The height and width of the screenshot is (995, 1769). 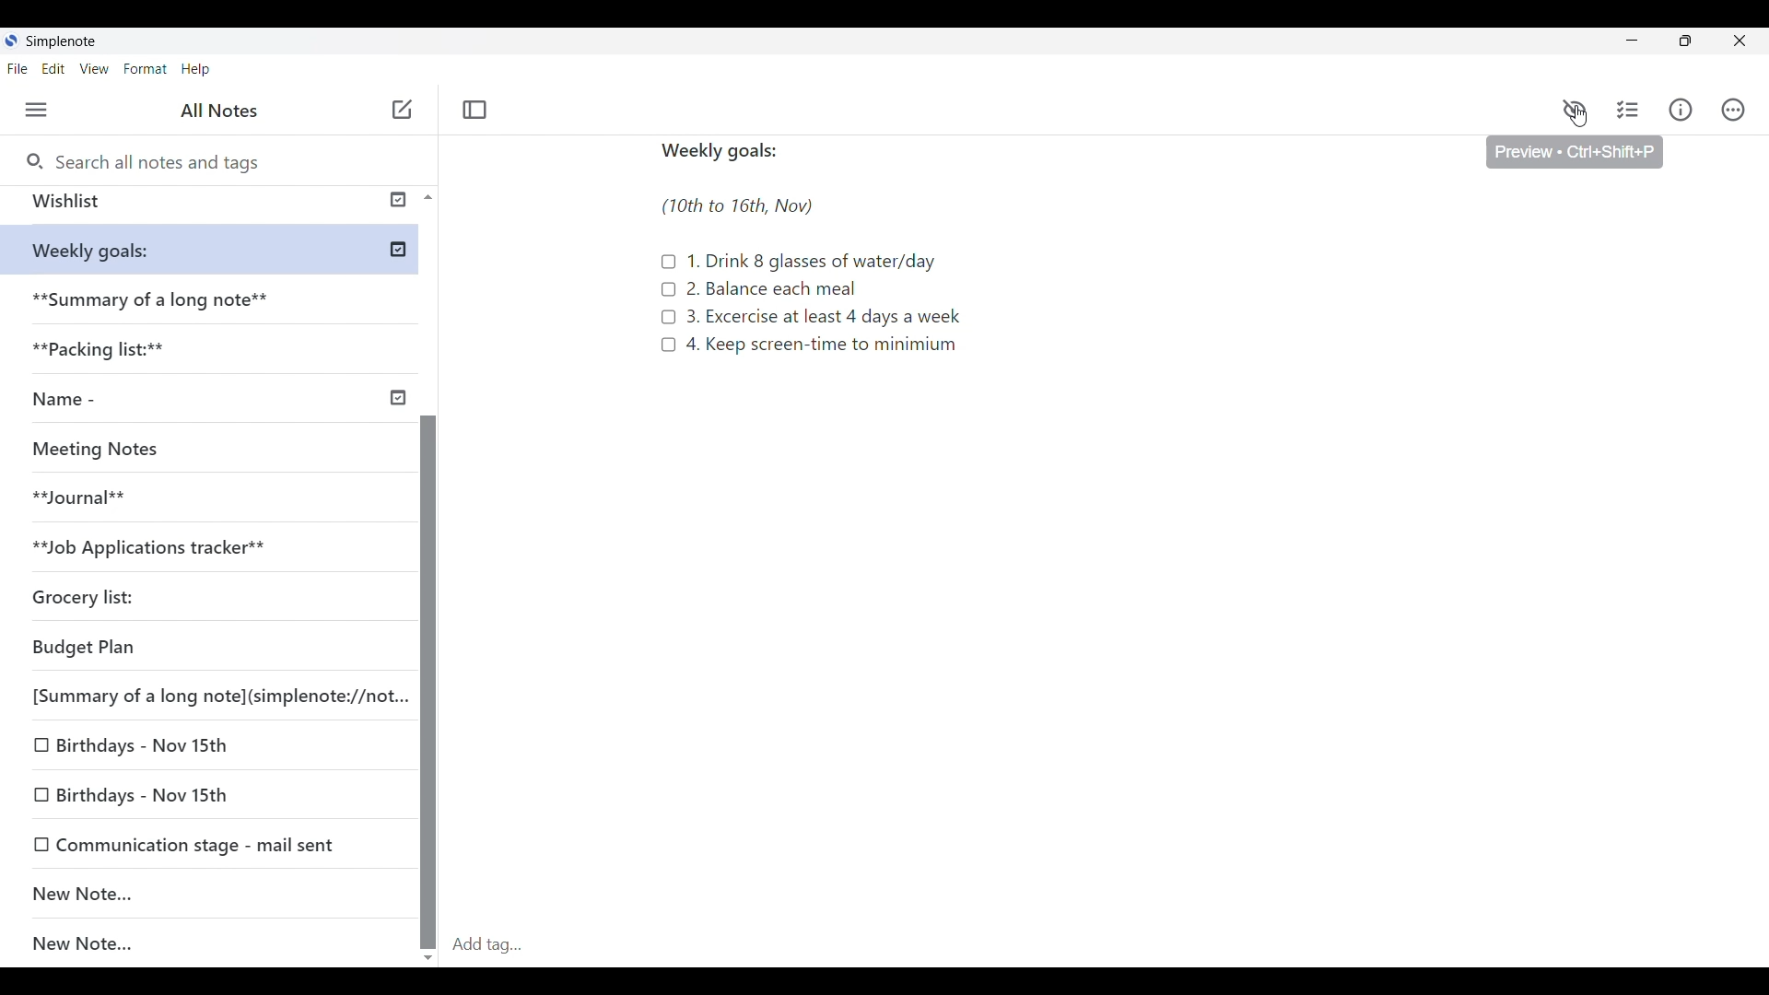 What do you see at coordinates (665, 344) in the screenshot?
I see `Checklist icon` at bounding box center [665, 344].